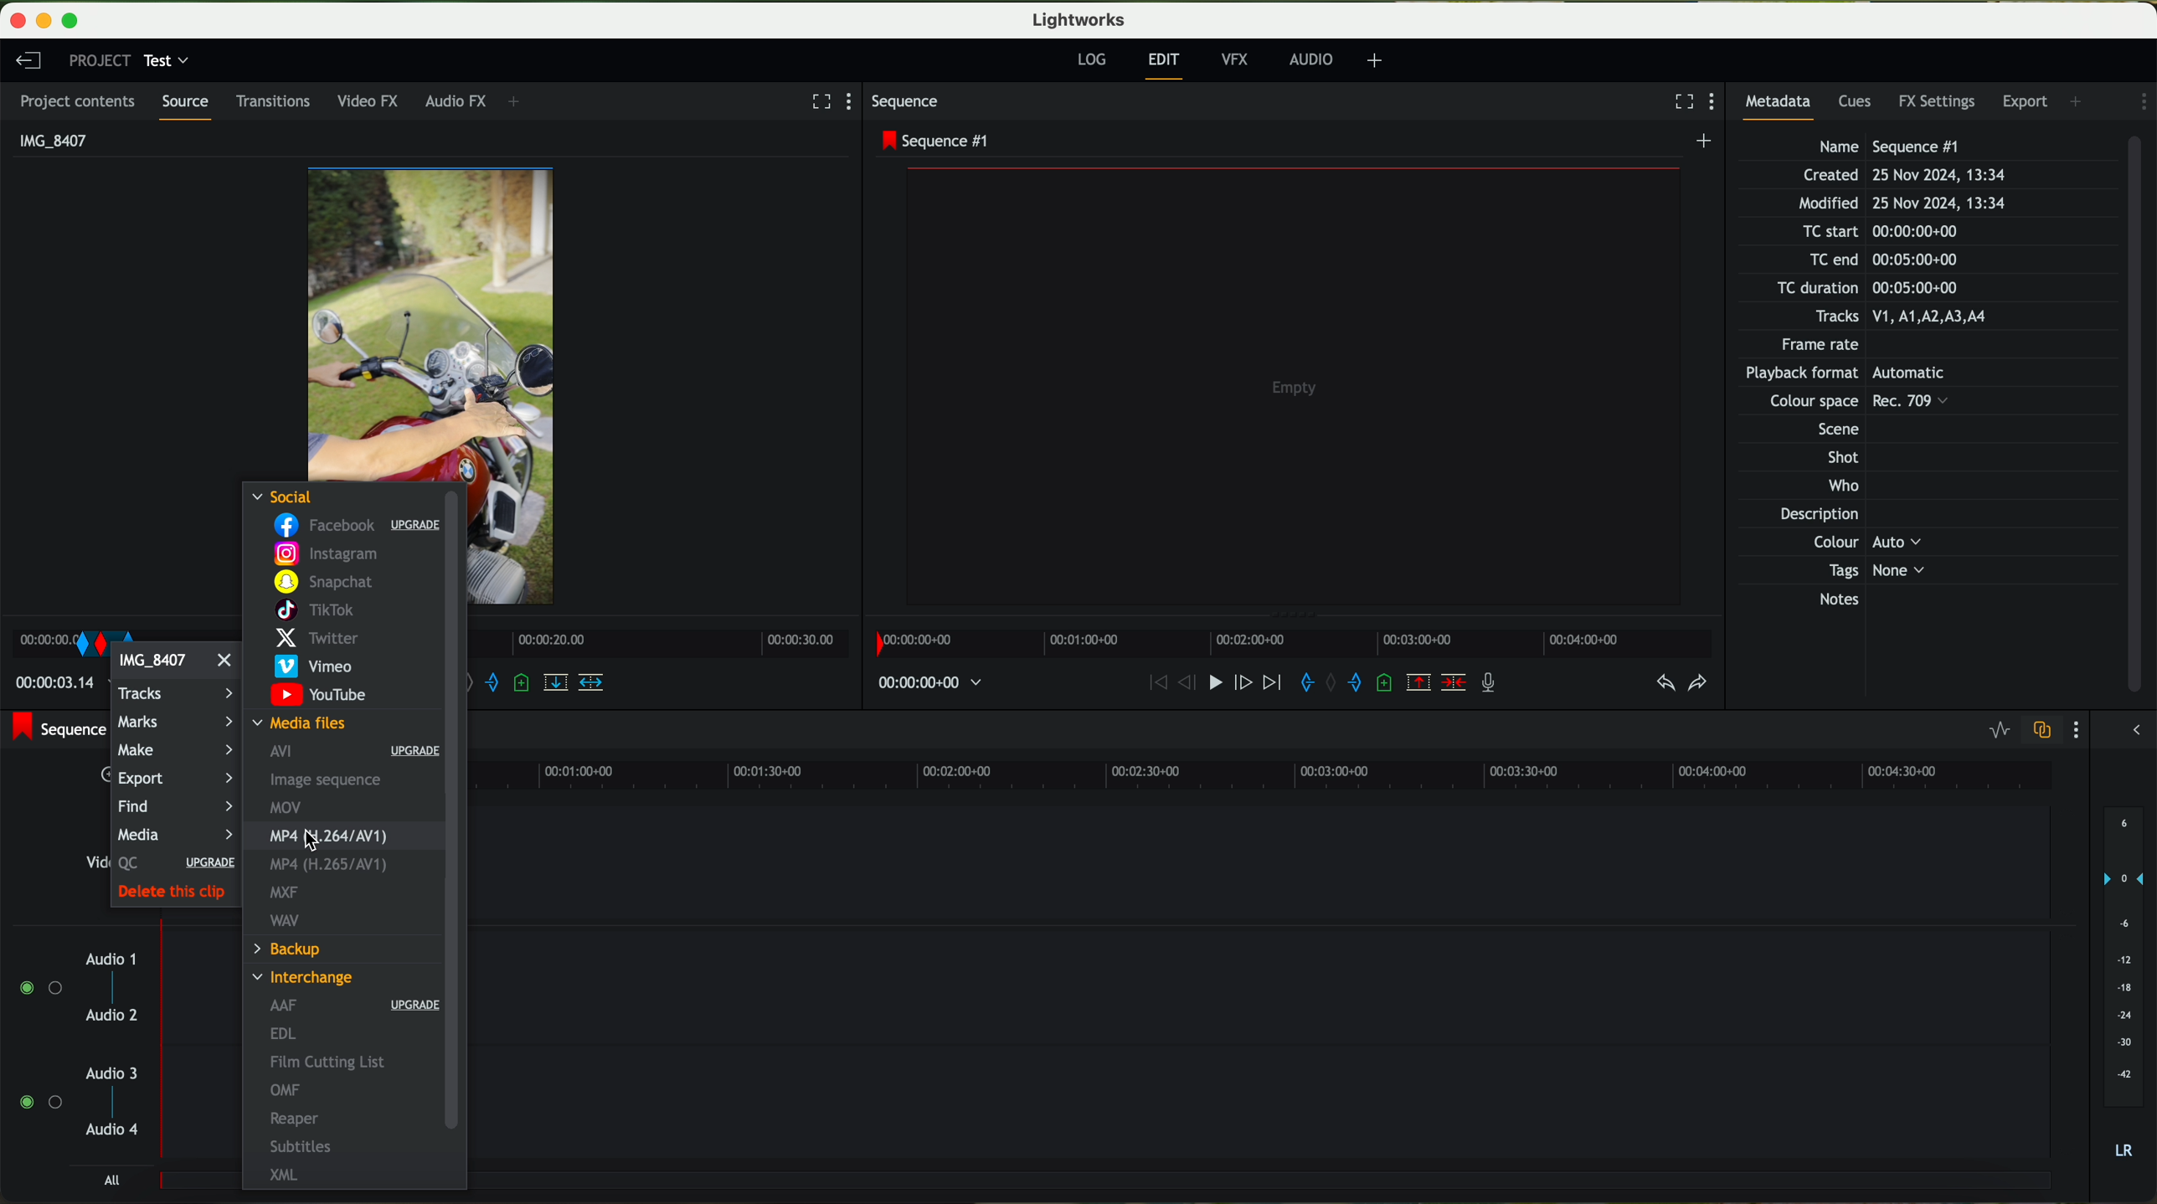 Image resolution: width=2157 pixels, height=1204 pixels. What do you see at coordinates (322, 780) in the screenshot?
I see `image sequence` at bounding box center [322, 780].